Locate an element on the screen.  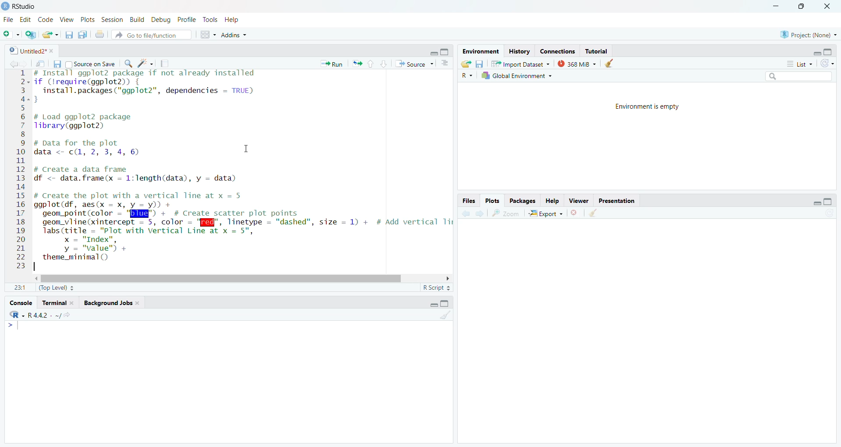
minimise is located at coordinates (429, 305).